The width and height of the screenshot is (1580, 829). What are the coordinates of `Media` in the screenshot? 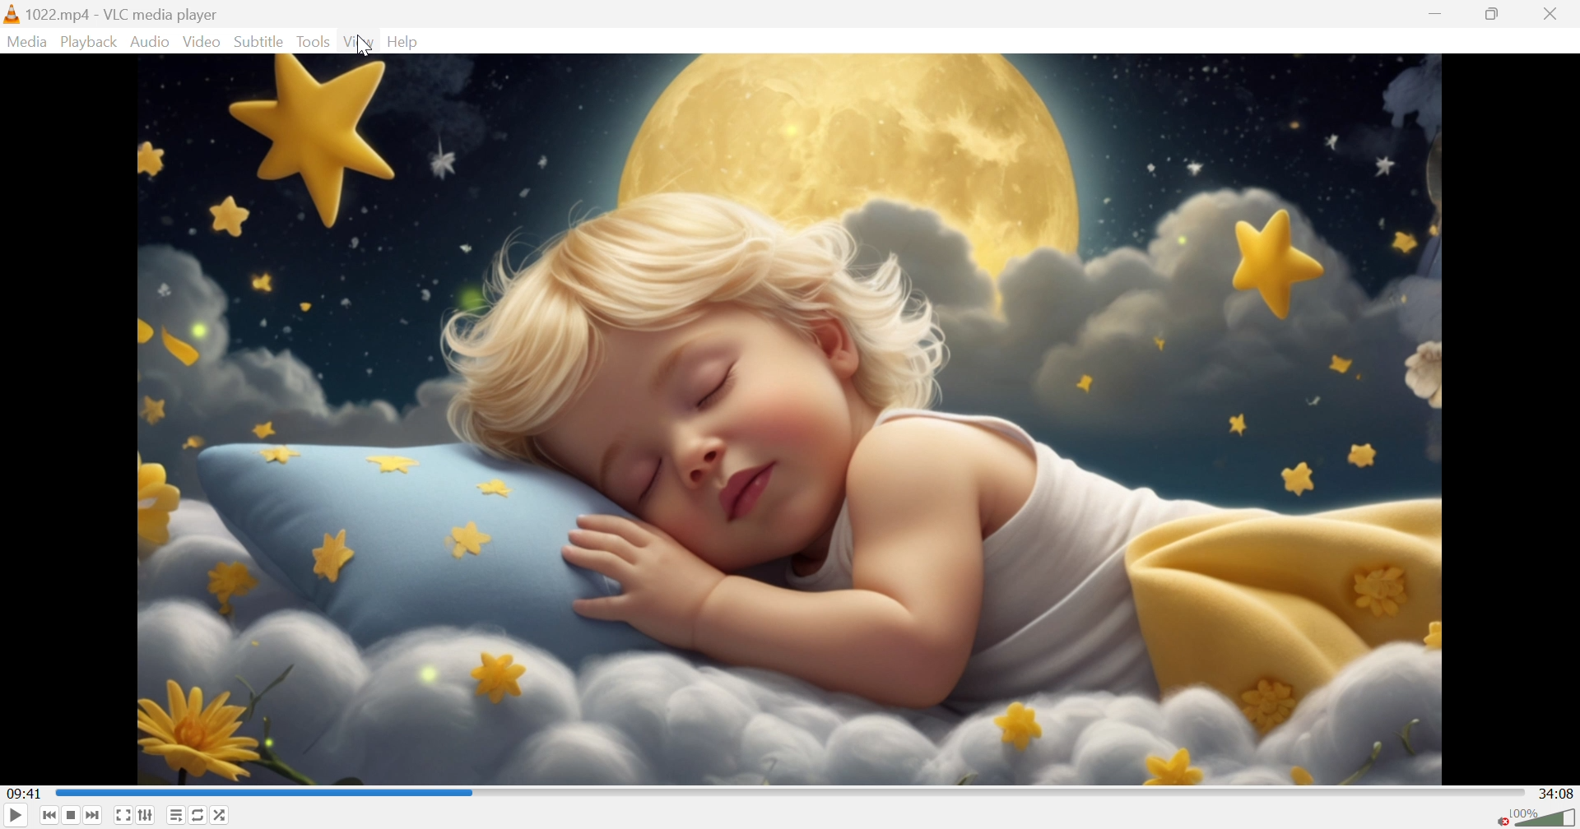 It's located at (25, 41).